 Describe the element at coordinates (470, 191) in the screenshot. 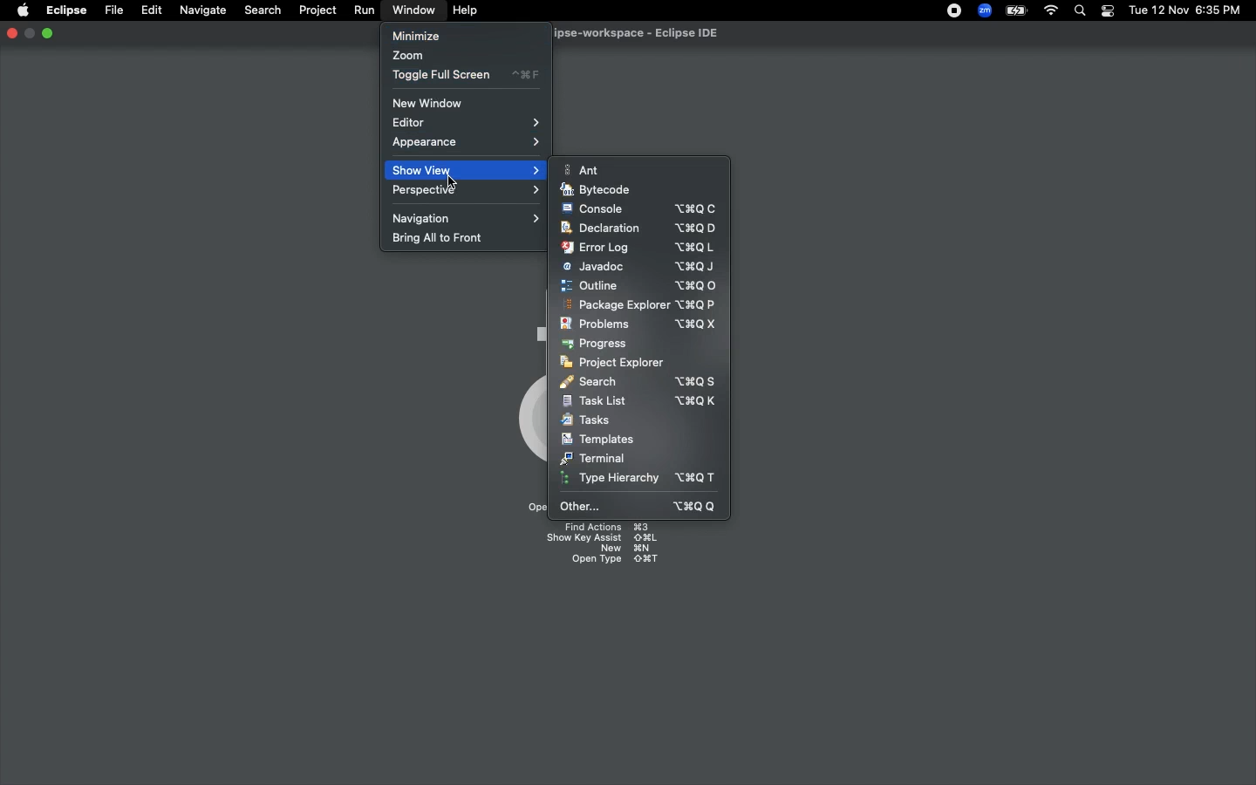

I see `Perspective` at that location.